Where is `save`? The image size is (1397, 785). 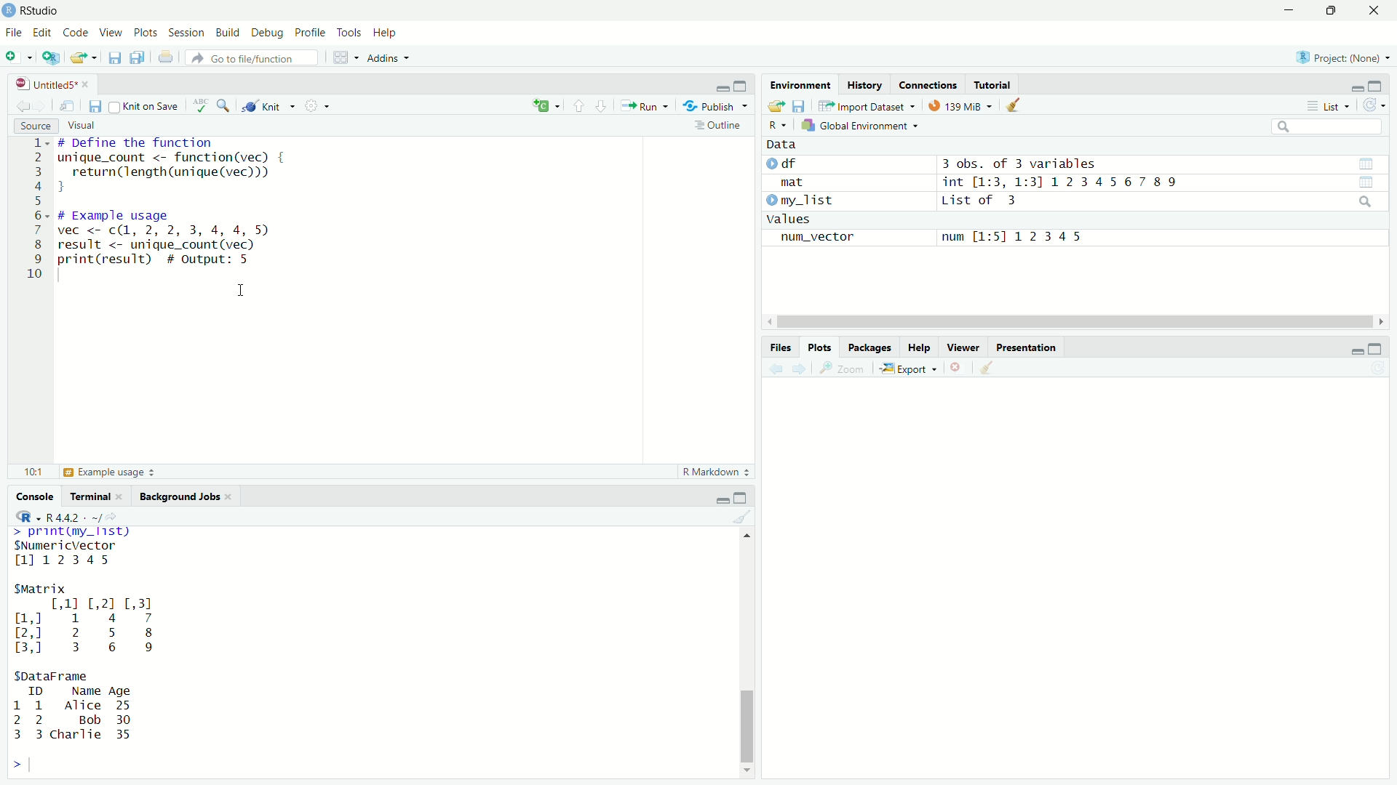
save is located at coordinates (116, 57).